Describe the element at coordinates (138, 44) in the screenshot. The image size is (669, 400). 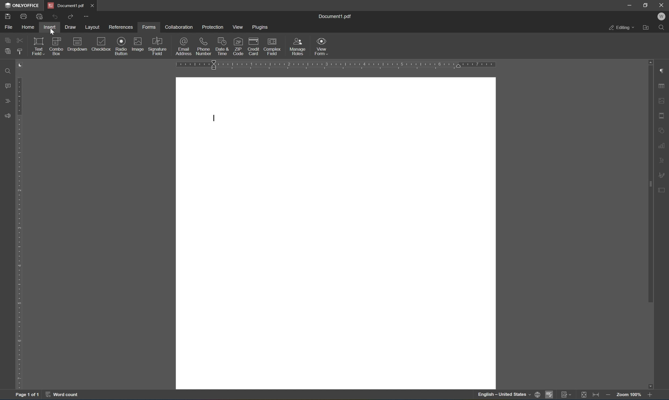
I see `image` at that location.